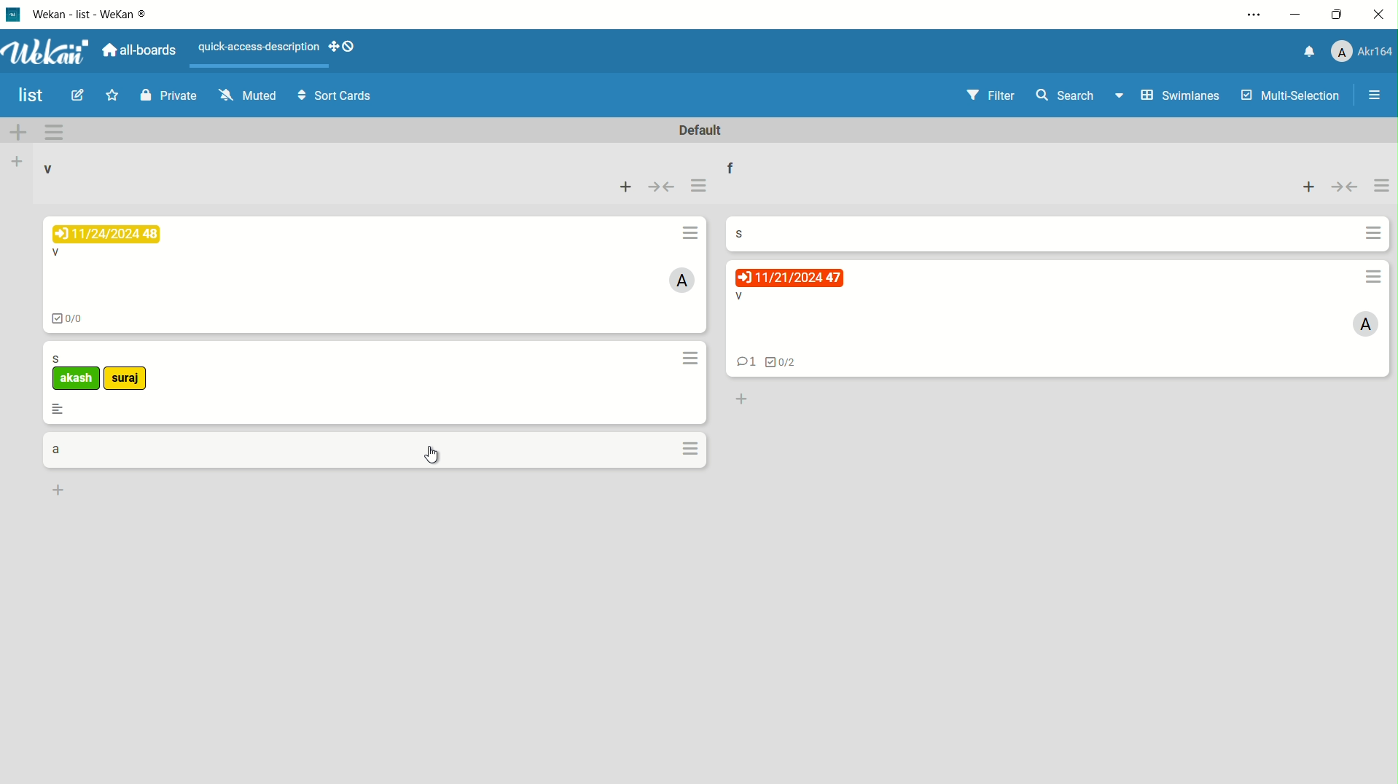 Image resolution: width=1398 pixels, height=784 pixels. I want to click on add card bottom, so click(58, 491).